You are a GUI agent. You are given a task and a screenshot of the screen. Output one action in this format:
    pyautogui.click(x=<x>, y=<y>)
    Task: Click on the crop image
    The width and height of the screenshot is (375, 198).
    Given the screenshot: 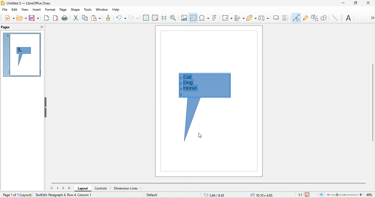 What is the action you would take?
    pyautogui.click(x=286, y=18)
    